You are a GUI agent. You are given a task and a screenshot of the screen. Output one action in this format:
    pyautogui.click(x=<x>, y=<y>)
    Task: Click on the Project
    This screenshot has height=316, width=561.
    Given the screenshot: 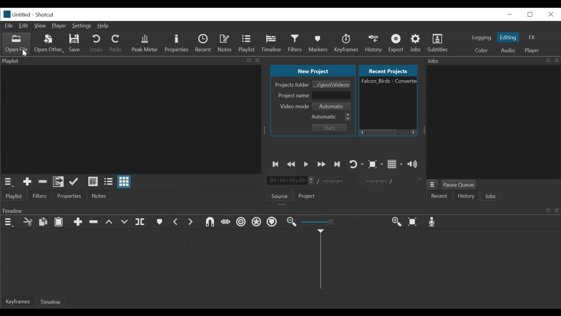 What is the action you would take?
    pyautogui.click(x=308, y=196)
    